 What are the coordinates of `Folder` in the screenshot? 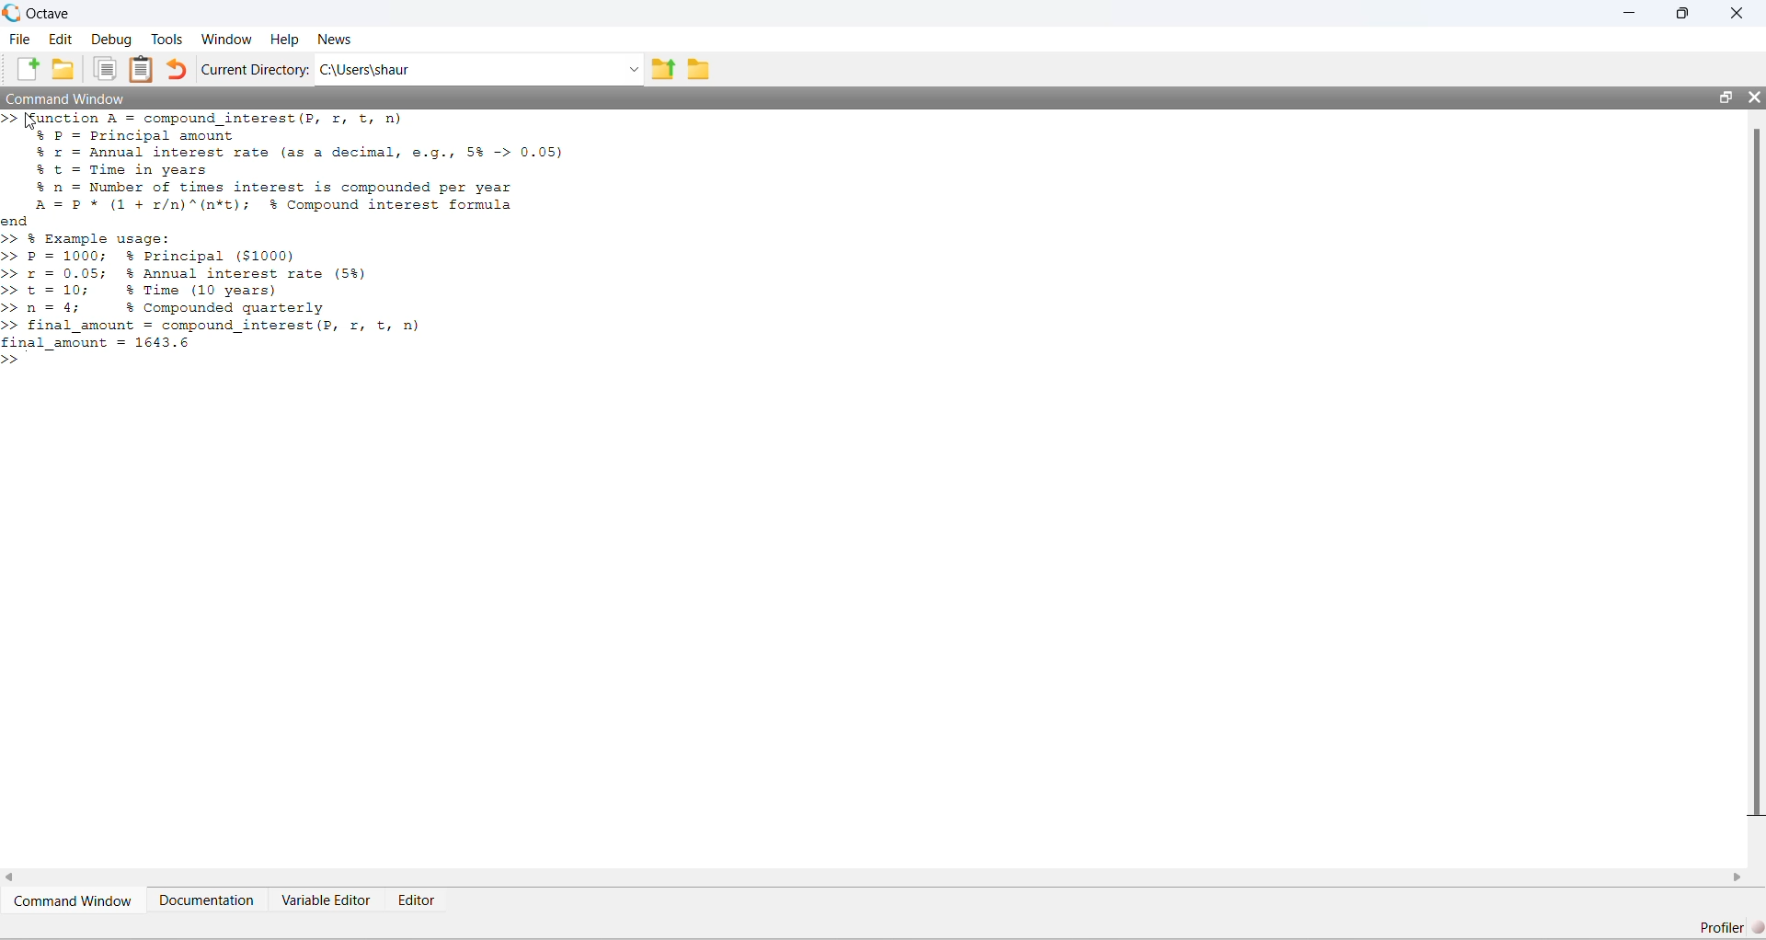 It's located at (699, 69).